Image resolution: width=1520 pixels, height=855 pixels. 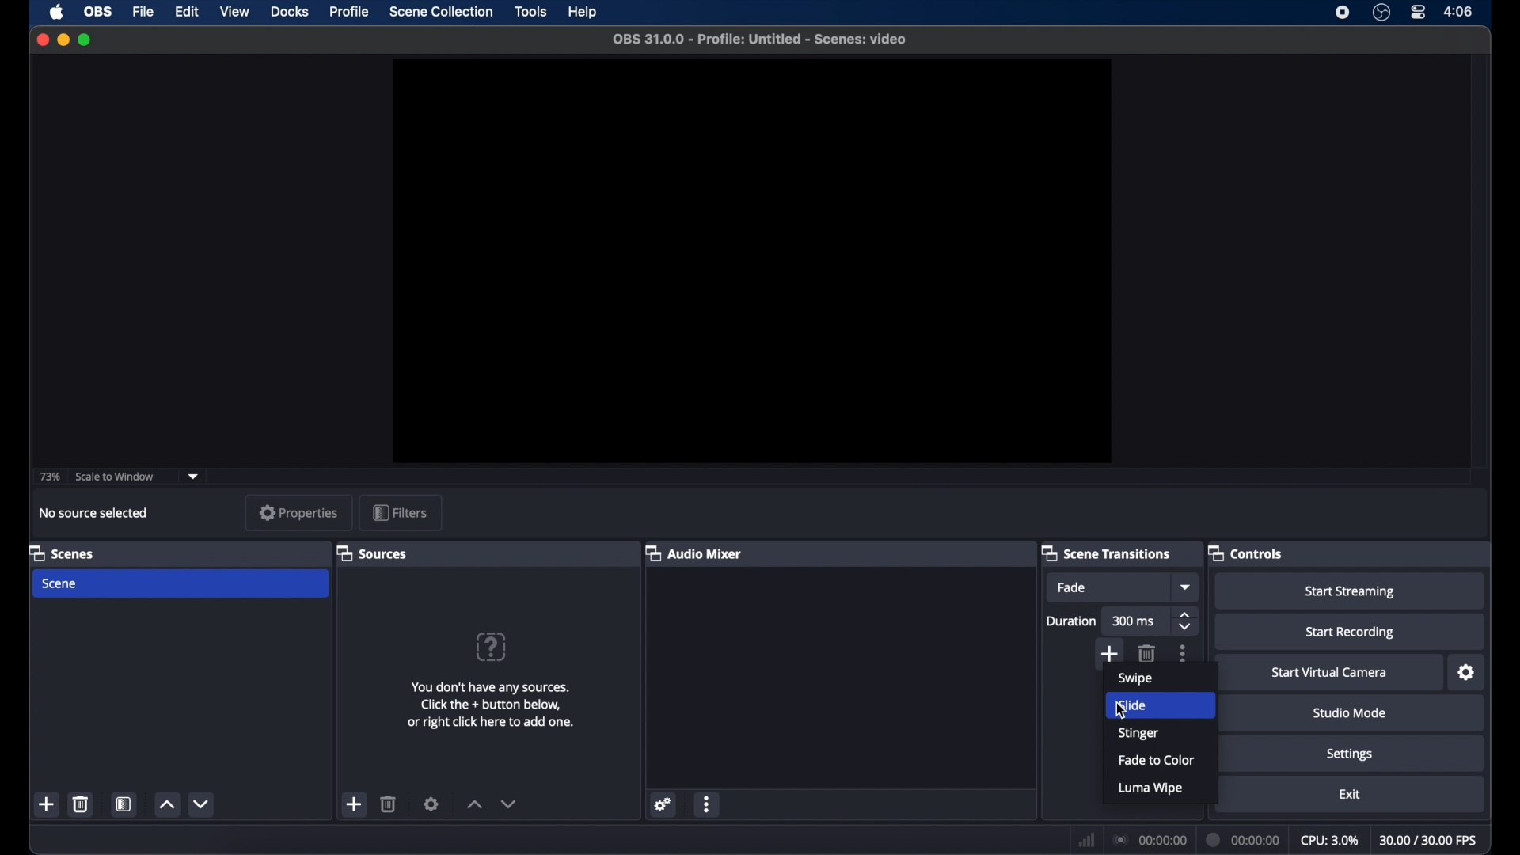 I want to click on cpu, so click(x=1330, y=839).